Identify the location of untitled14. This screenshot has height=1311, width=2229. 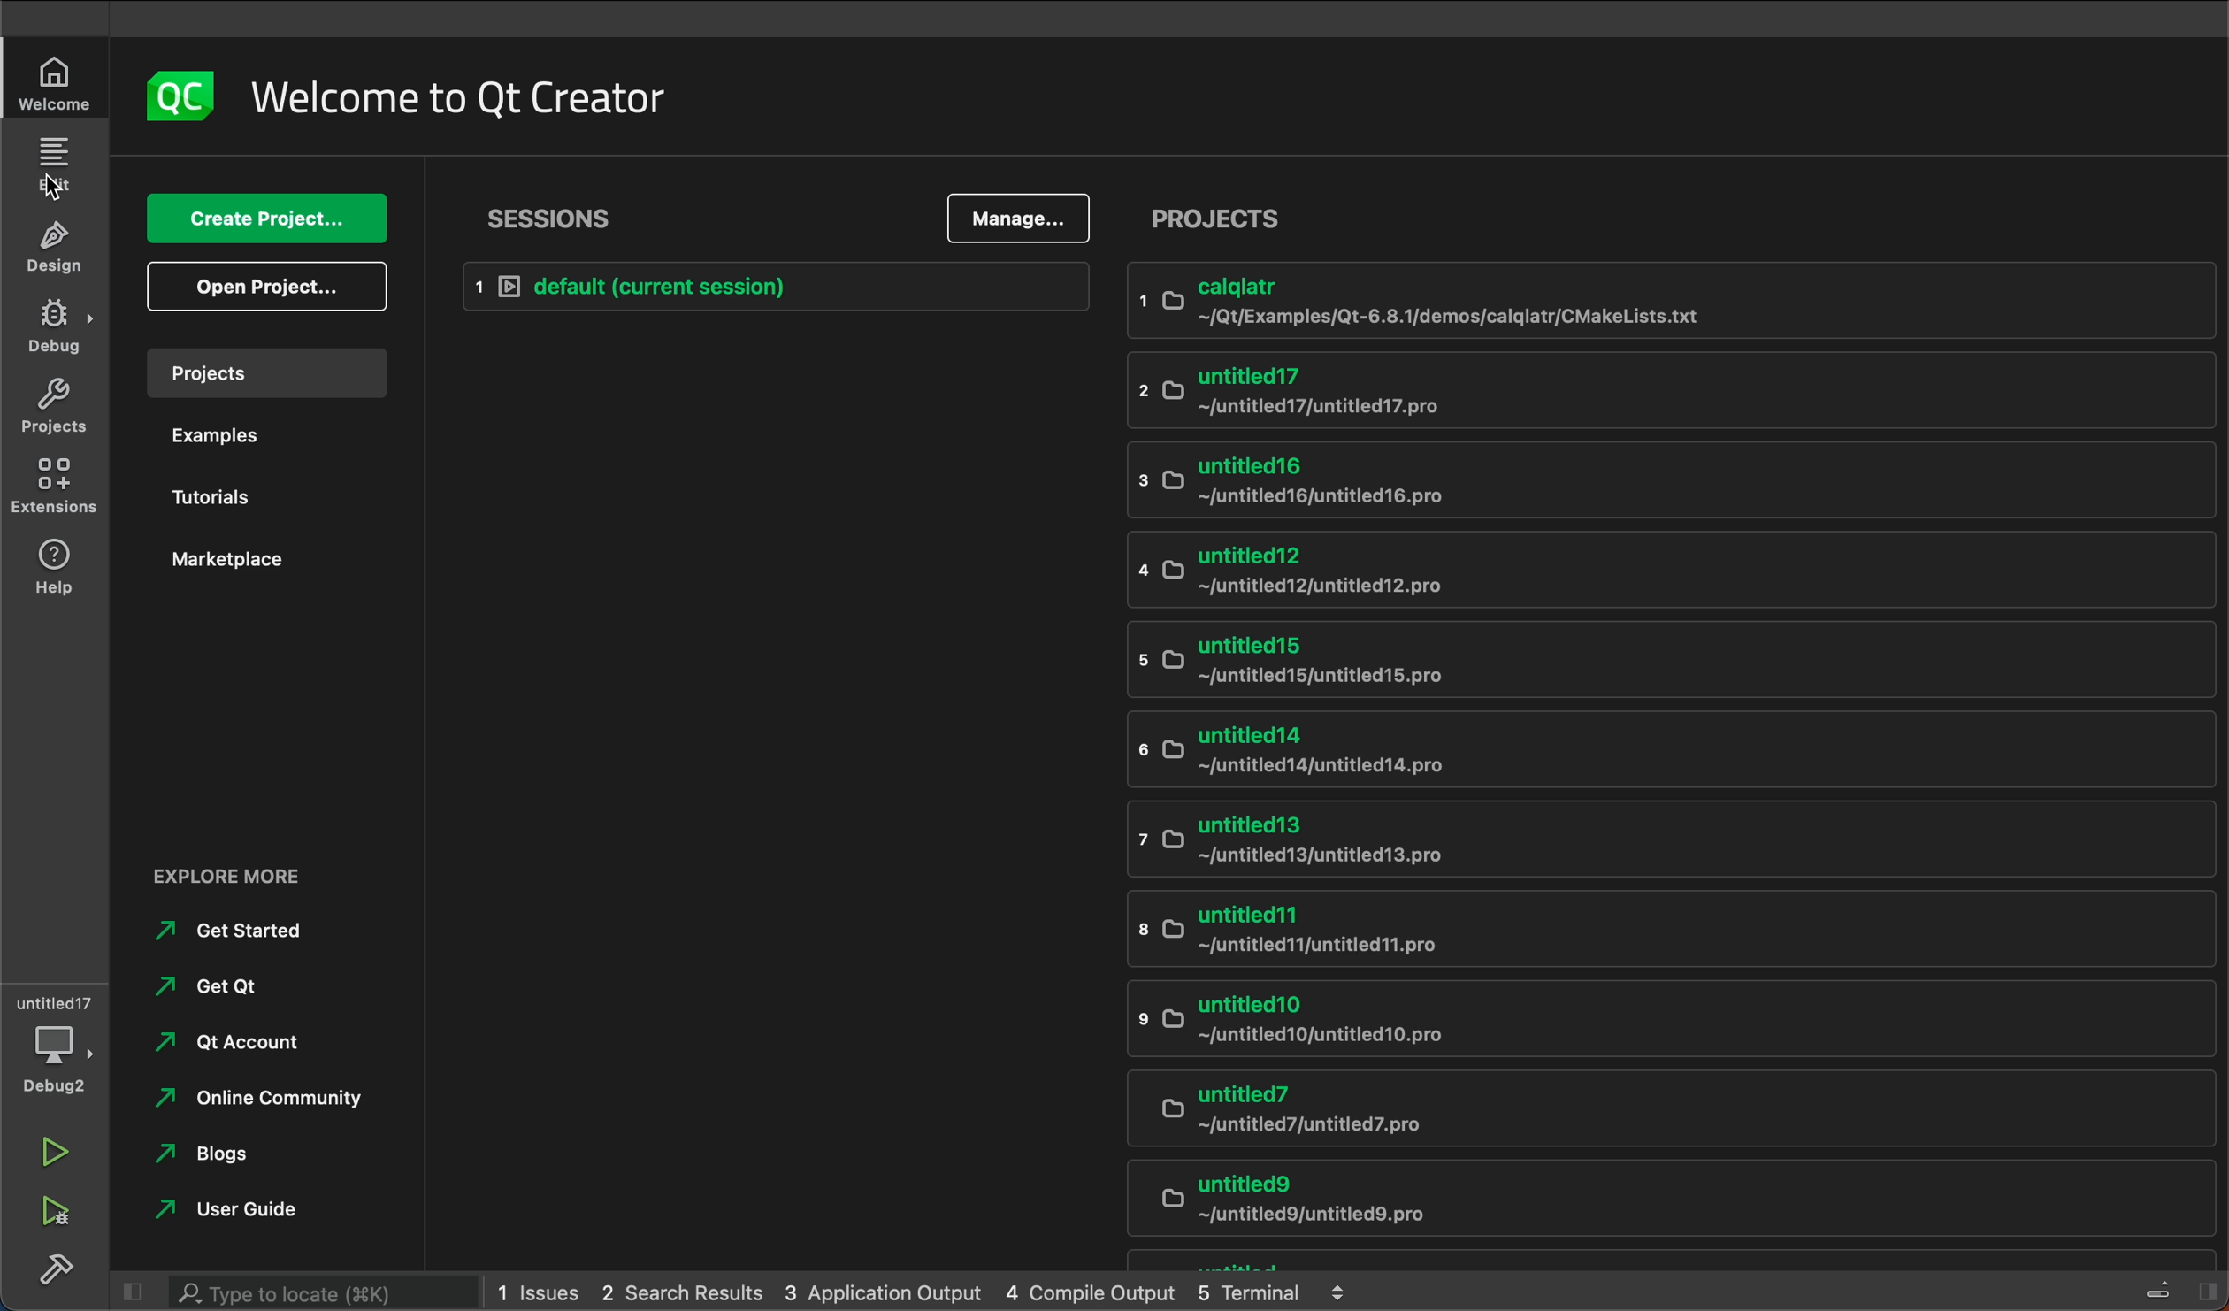
(1635, 753).